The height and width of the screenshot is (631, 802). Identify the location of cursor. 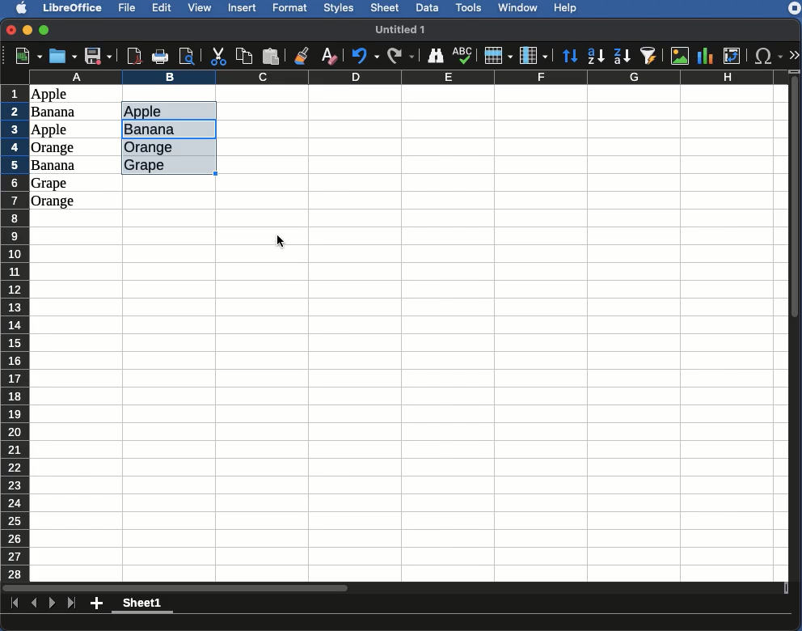
(281, 241).